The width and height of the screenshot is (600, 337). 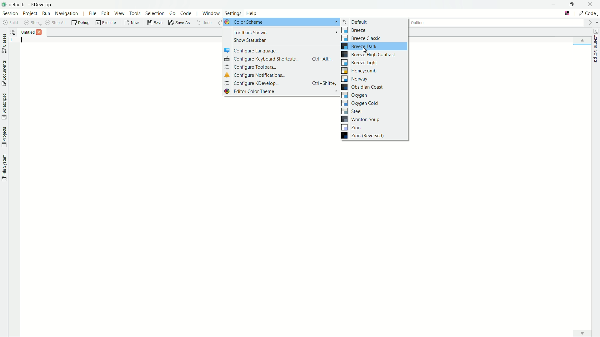 I want to click on build, so click(x=12, y=22).